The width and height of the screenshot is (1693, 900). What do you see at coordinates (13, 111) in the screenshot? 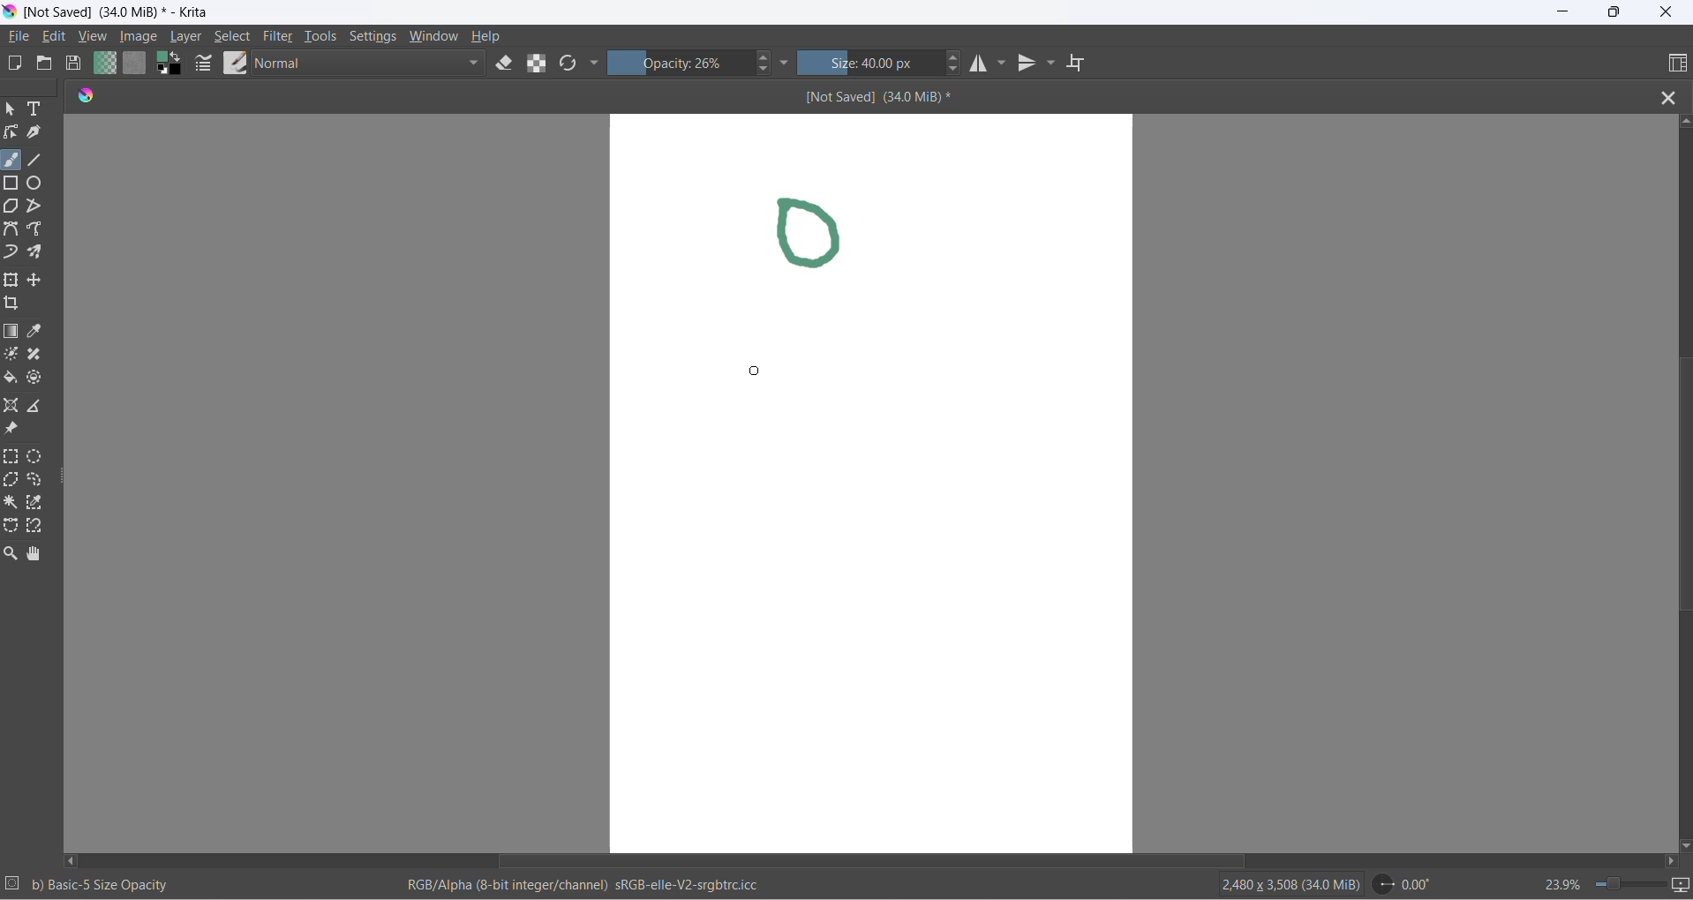
I see `select shape tool` at bounding box center [13, 111].